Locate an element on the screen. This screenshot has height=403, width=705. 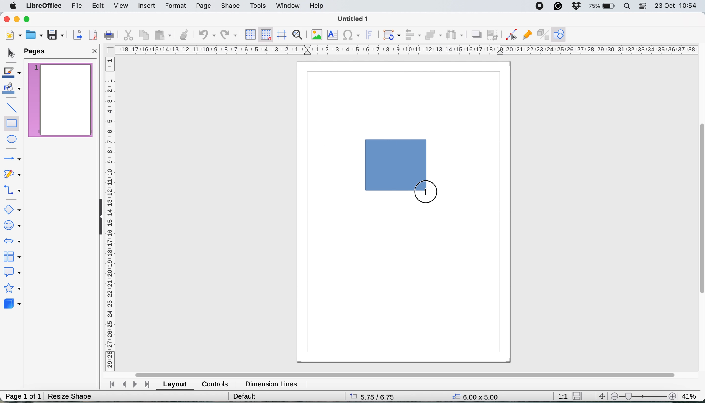
hortizonal scale is located at coordinates (408, 49).